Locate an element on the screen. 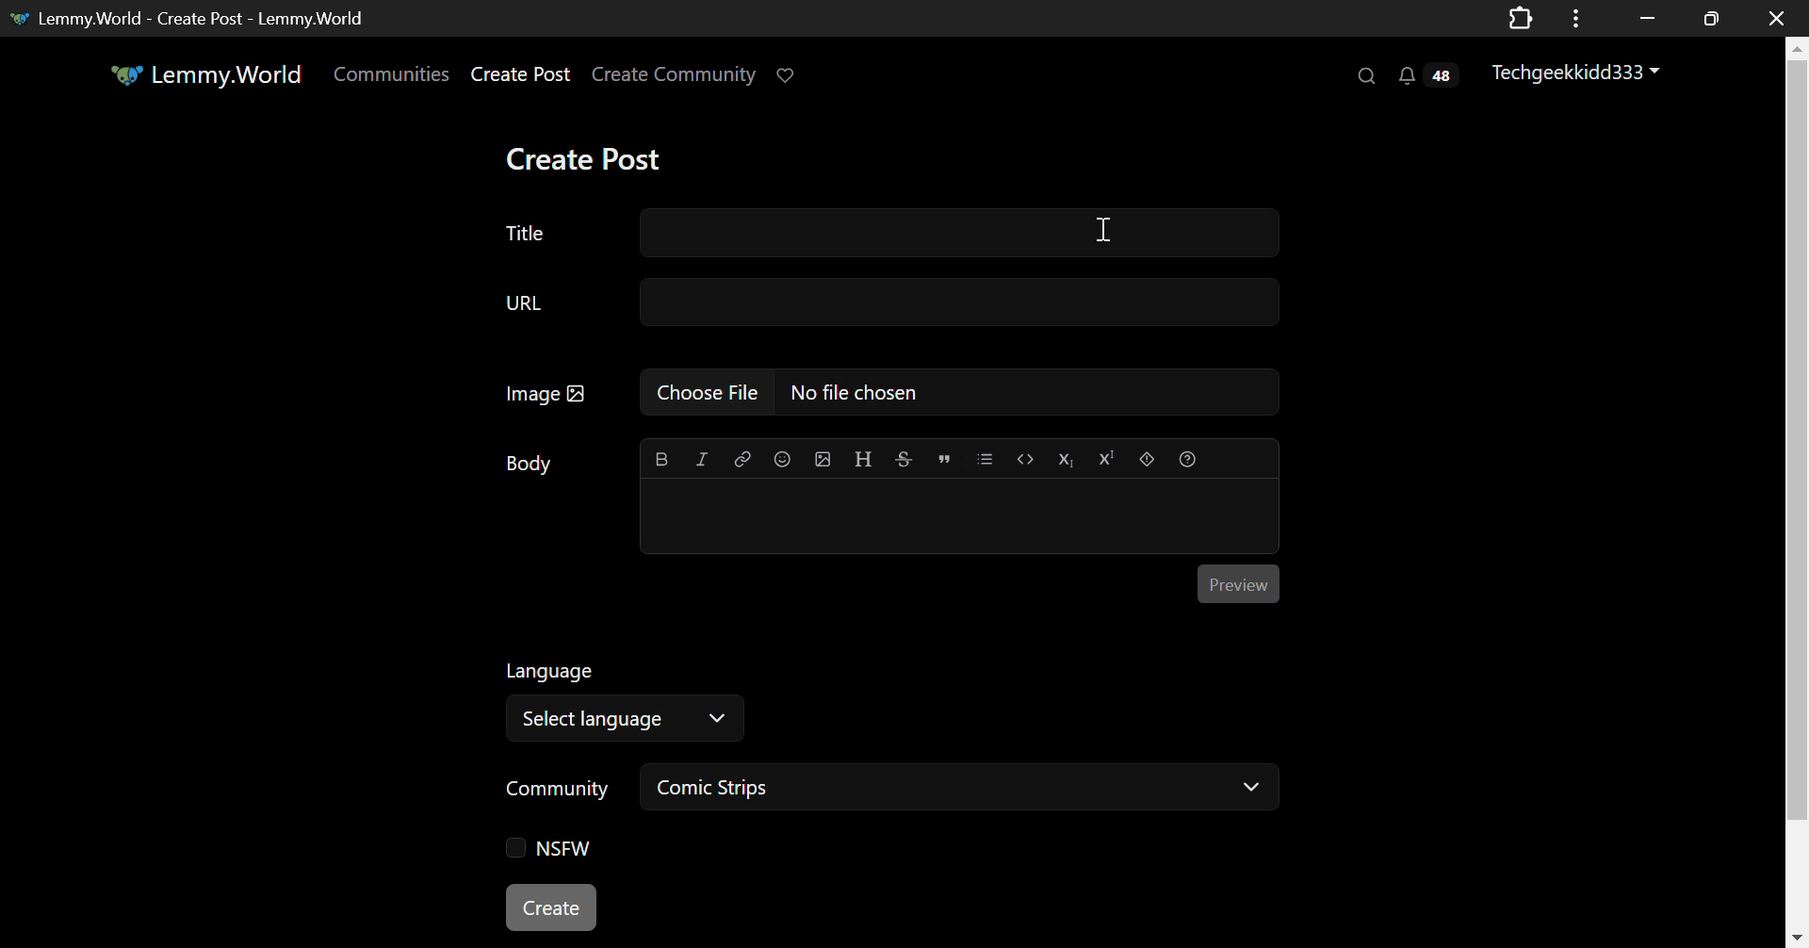 The height and width of the screenshot is (948, 1809). Notifications is located at coordinates (1426, 77).